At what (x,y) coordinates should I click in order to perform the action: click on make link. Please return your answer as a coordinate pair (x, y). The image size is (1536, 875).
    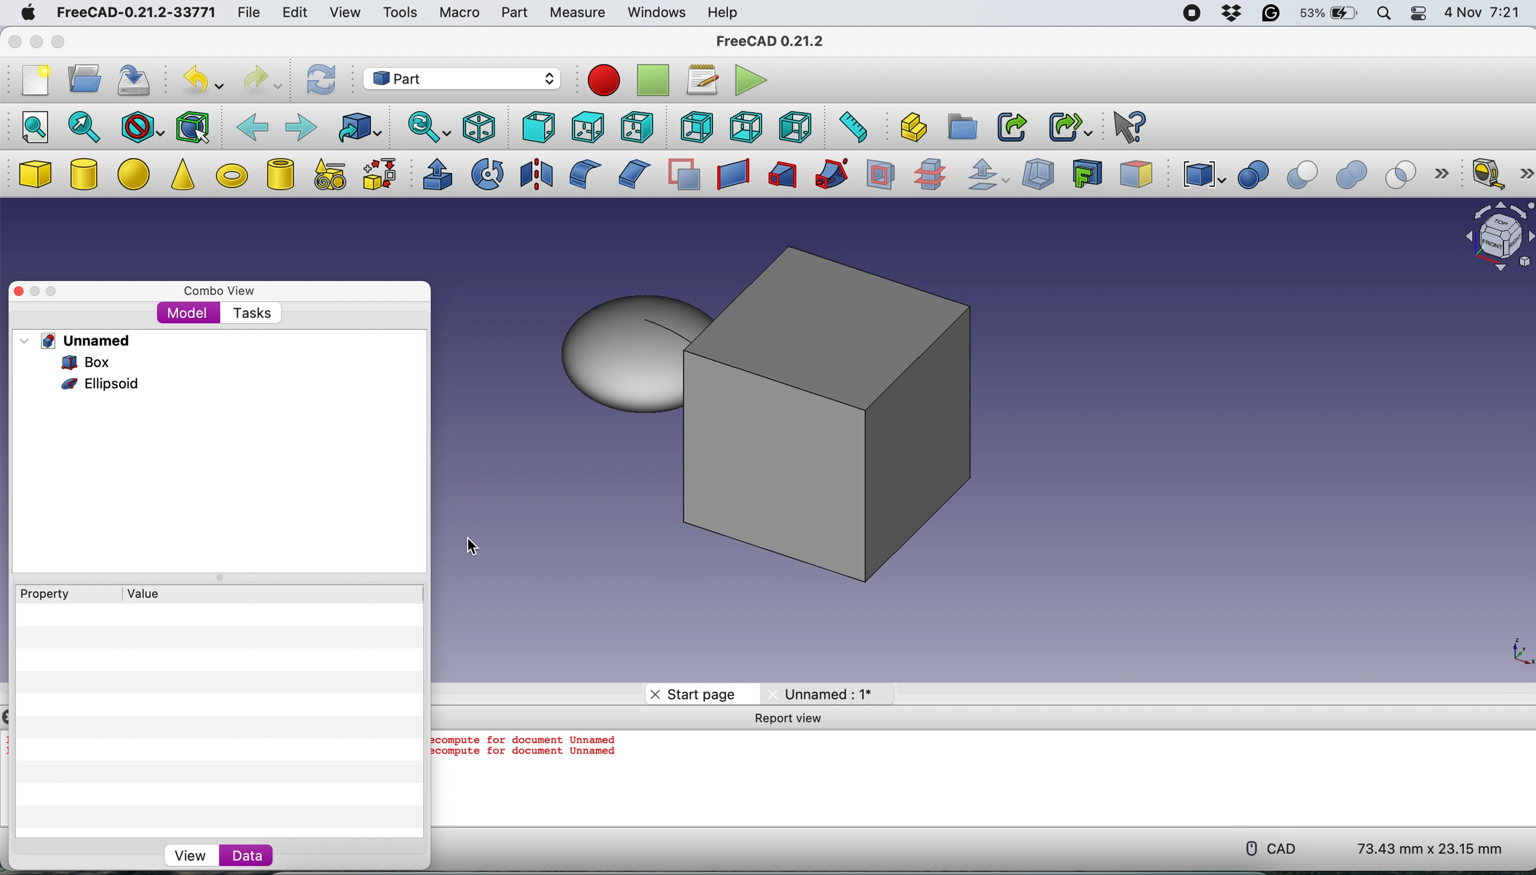
    Looking at the image, I should click on (1011, 126).